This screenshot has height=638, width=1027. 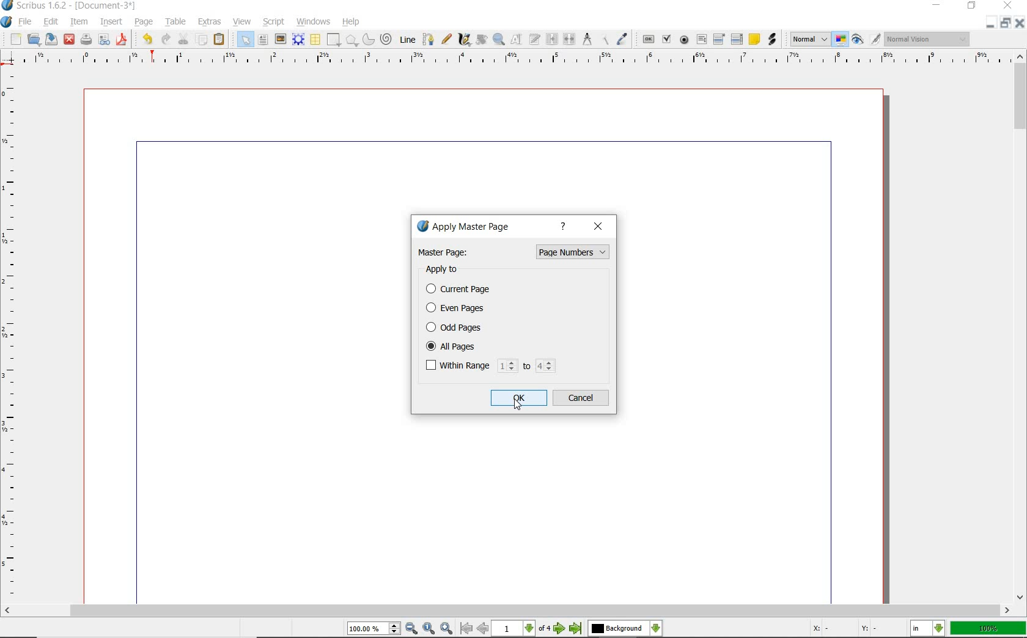 What do you see at coordinates (517, 406) in the screenshot?
I see `Cursor` at bounding box center [517, 406].